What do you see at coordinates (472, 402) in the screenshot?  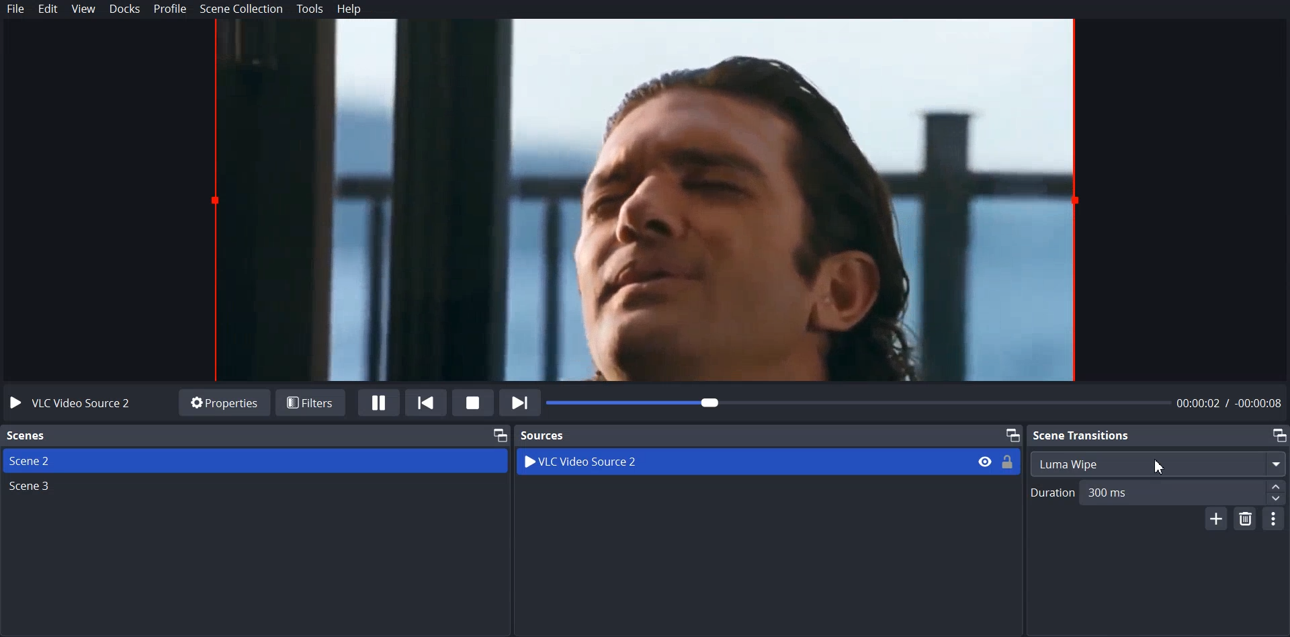 I see `Stop Media` at bounding box center [472, 402].